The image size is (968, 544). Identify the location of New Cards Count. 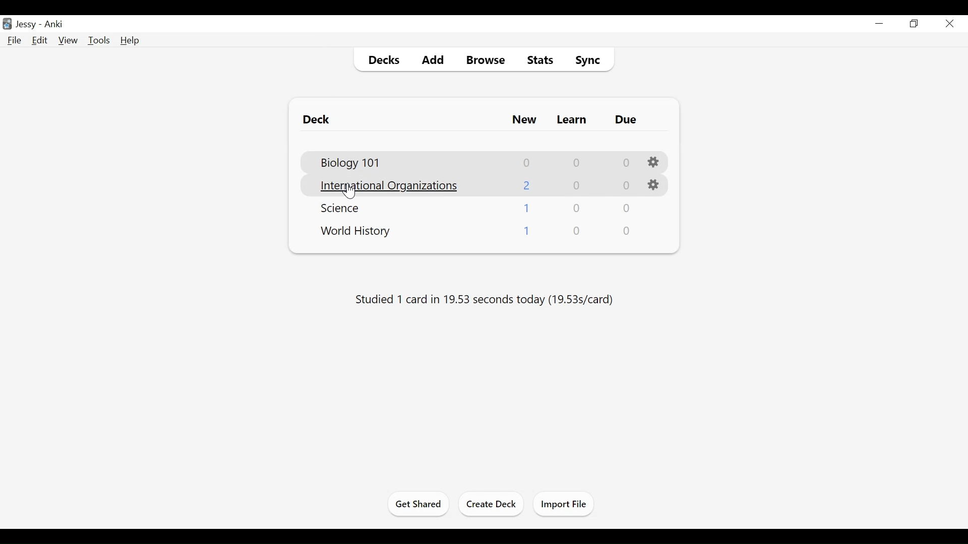
(527, 162).